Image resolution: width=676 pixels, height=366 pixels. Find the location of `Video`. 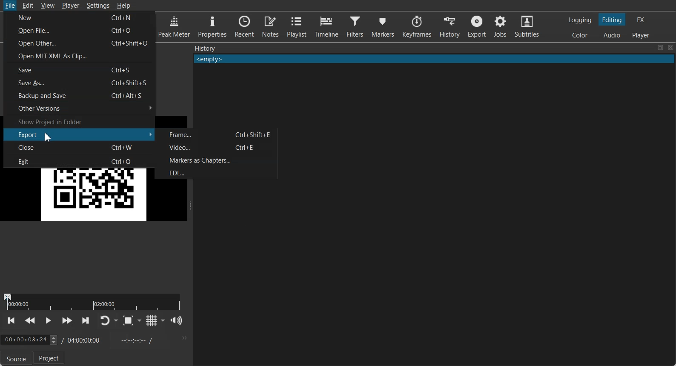

Video is located at coordinates (189, 148).